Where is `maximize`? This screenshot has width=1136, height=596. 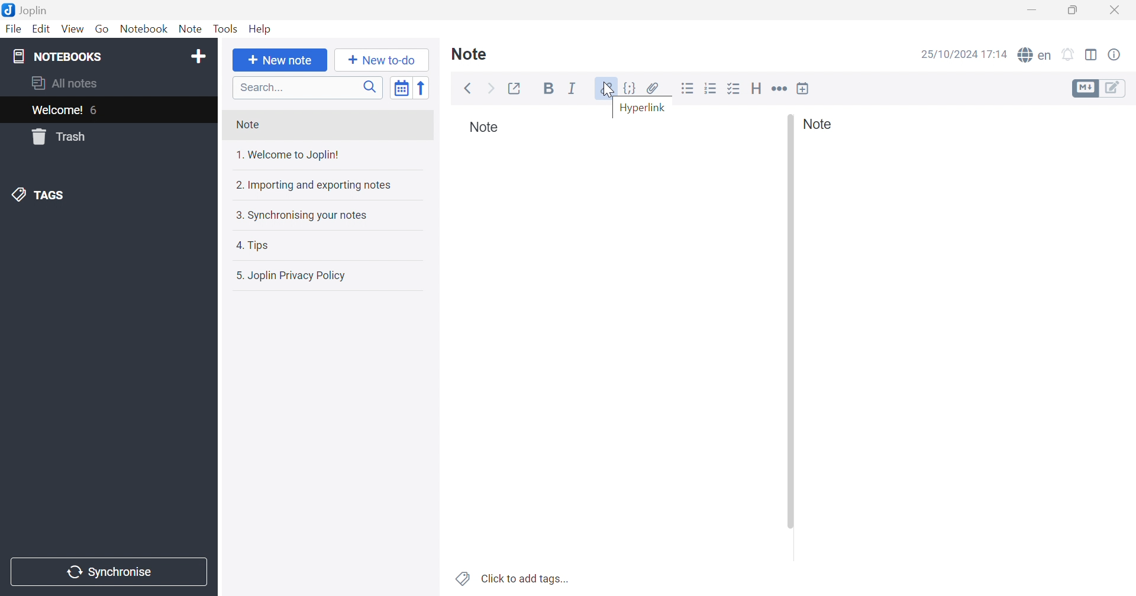
maximize is located at coordinates (1072, 10).